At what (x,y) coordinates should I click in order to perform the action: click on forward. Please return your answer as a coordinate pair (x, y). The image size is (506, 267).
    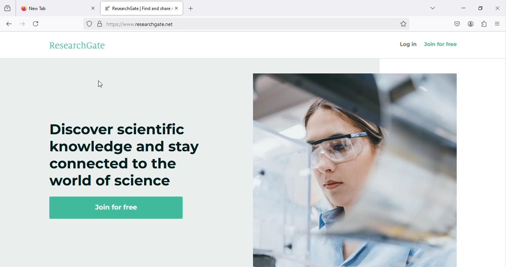
    Looking at the image, I should click on (22, 24).